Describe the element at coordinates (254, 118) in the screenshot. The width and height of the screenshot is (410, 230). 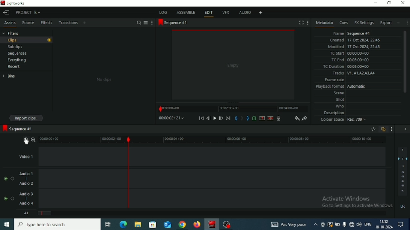
I see `Add a cue at the current position` at that location.